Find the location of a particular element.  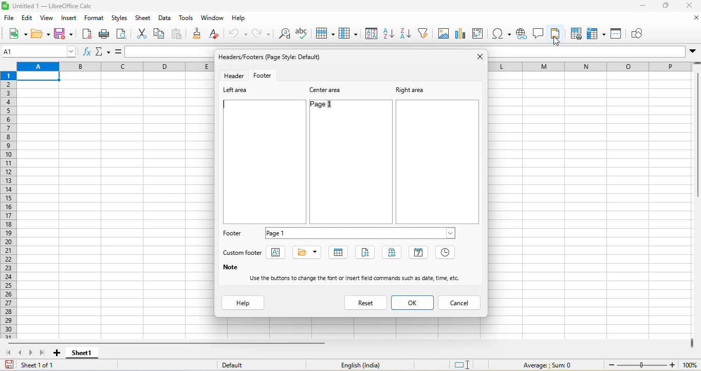

select function is located at coordinates (104, 52).